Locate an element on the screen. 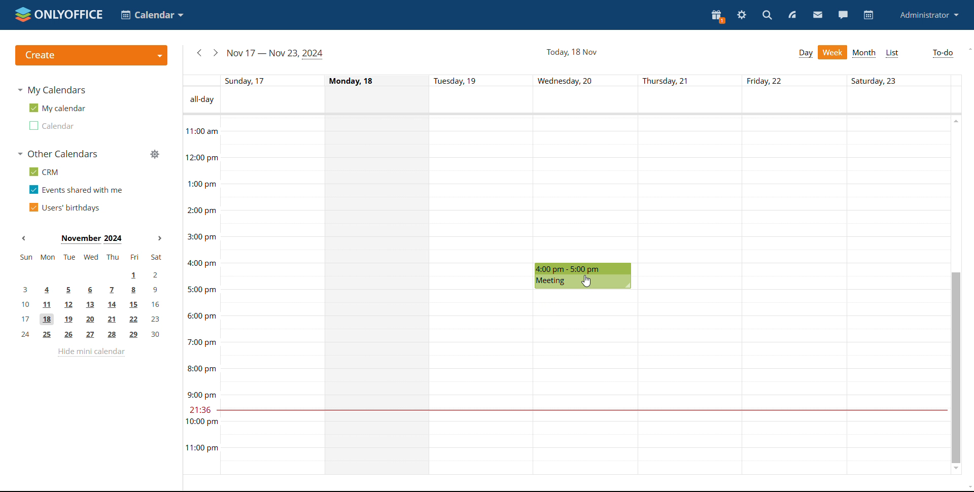  my calendar is located at coordinates (56, 108).